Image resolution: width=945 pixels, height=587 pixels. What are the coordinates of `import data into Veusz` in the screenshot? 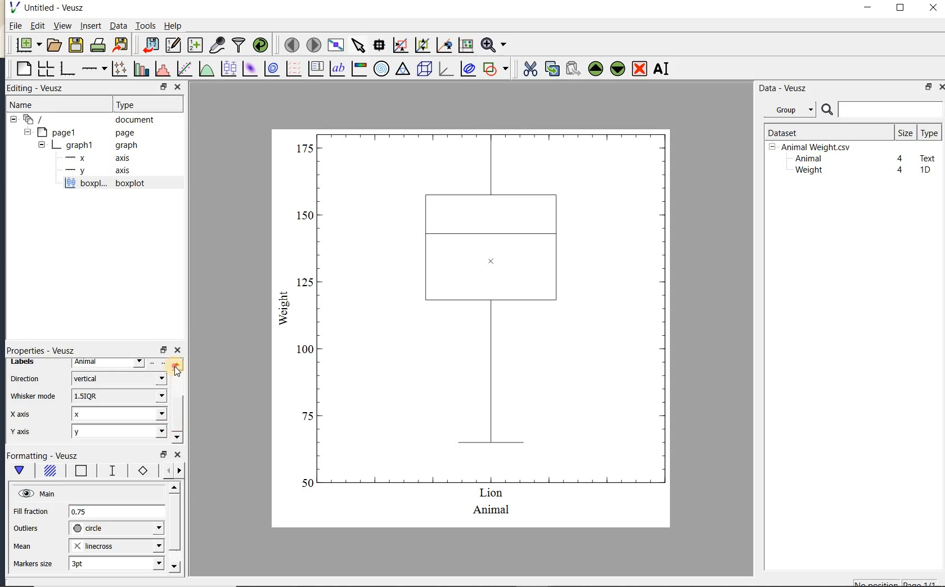 It's located at (151, 46).